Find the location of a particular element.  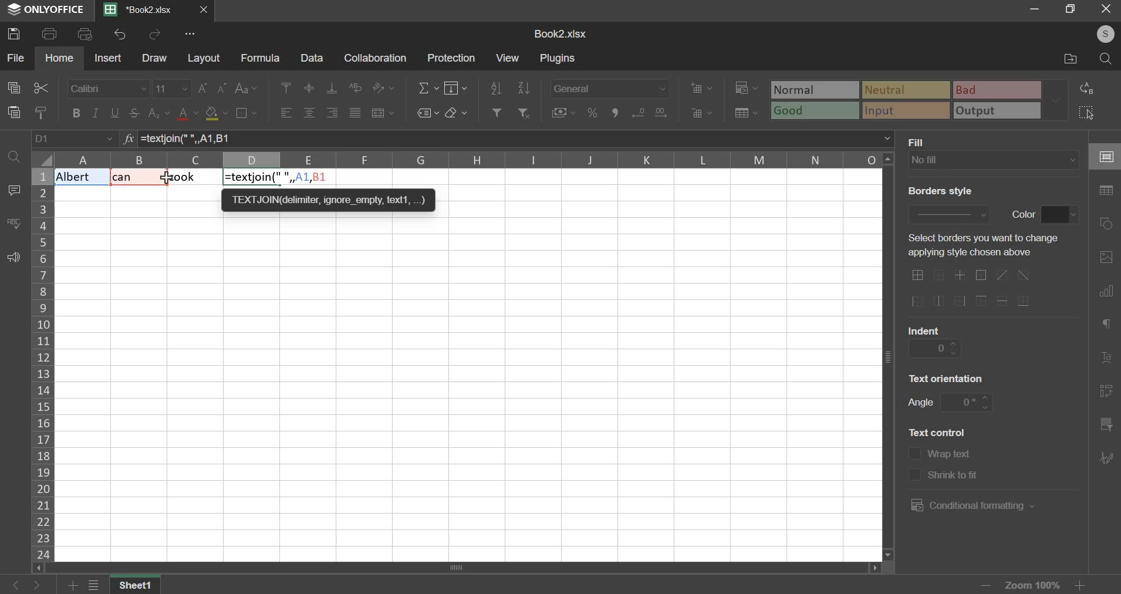

comment is located at coordinates (13, 190).